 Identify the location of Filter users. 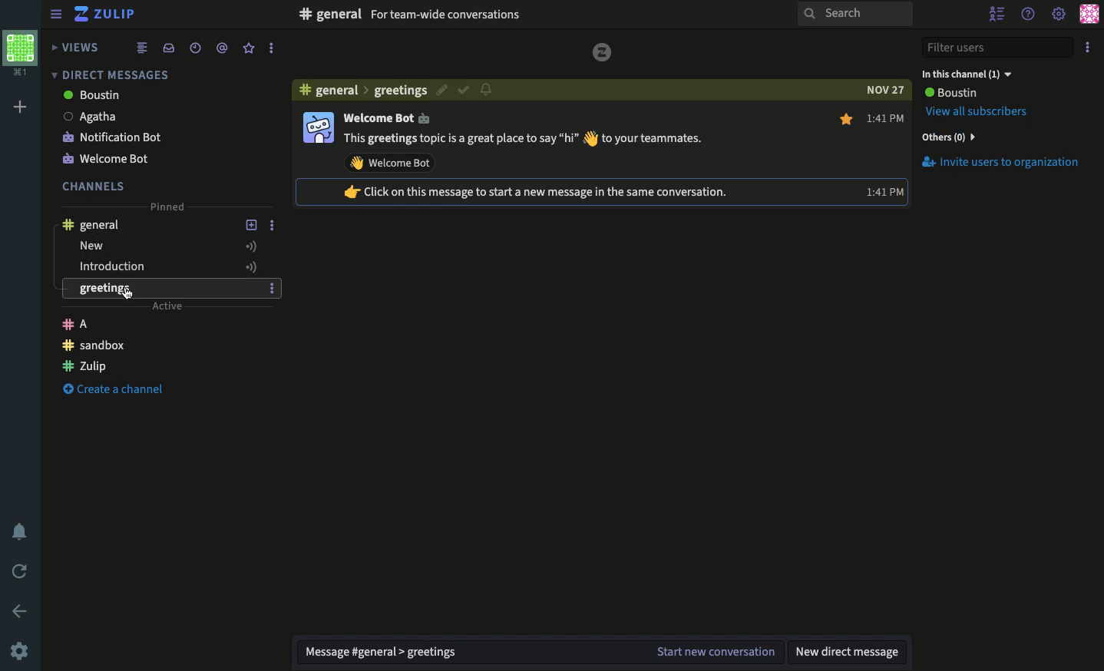
(998, 48).